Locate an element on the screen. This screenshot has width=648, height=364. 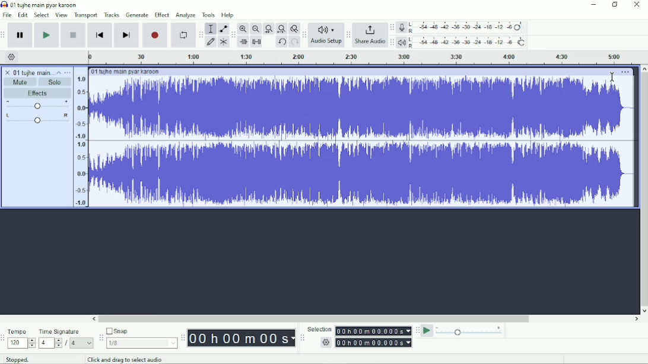
Select is located at coordinates (42, 15).